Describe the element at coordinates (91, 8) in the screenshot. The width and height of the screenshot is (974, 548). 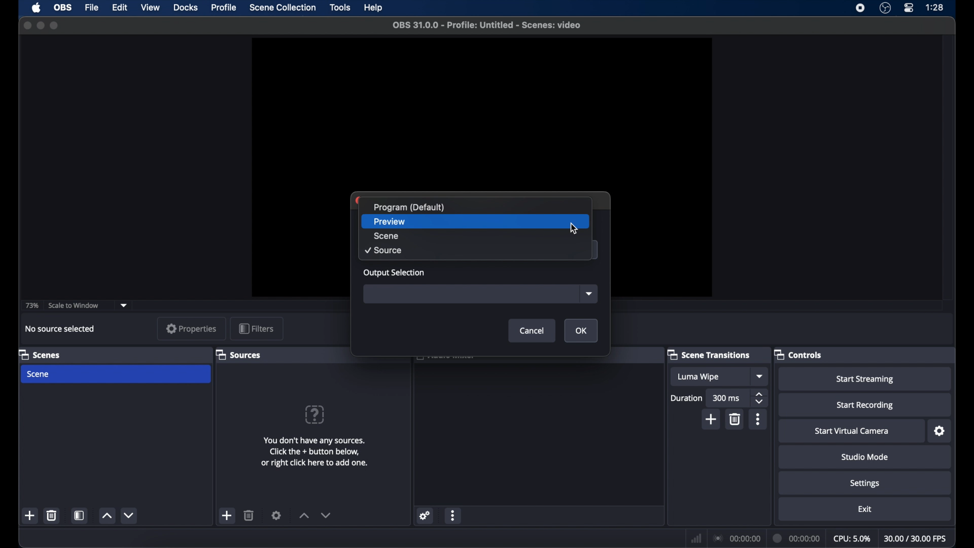
I see `file` at that location.